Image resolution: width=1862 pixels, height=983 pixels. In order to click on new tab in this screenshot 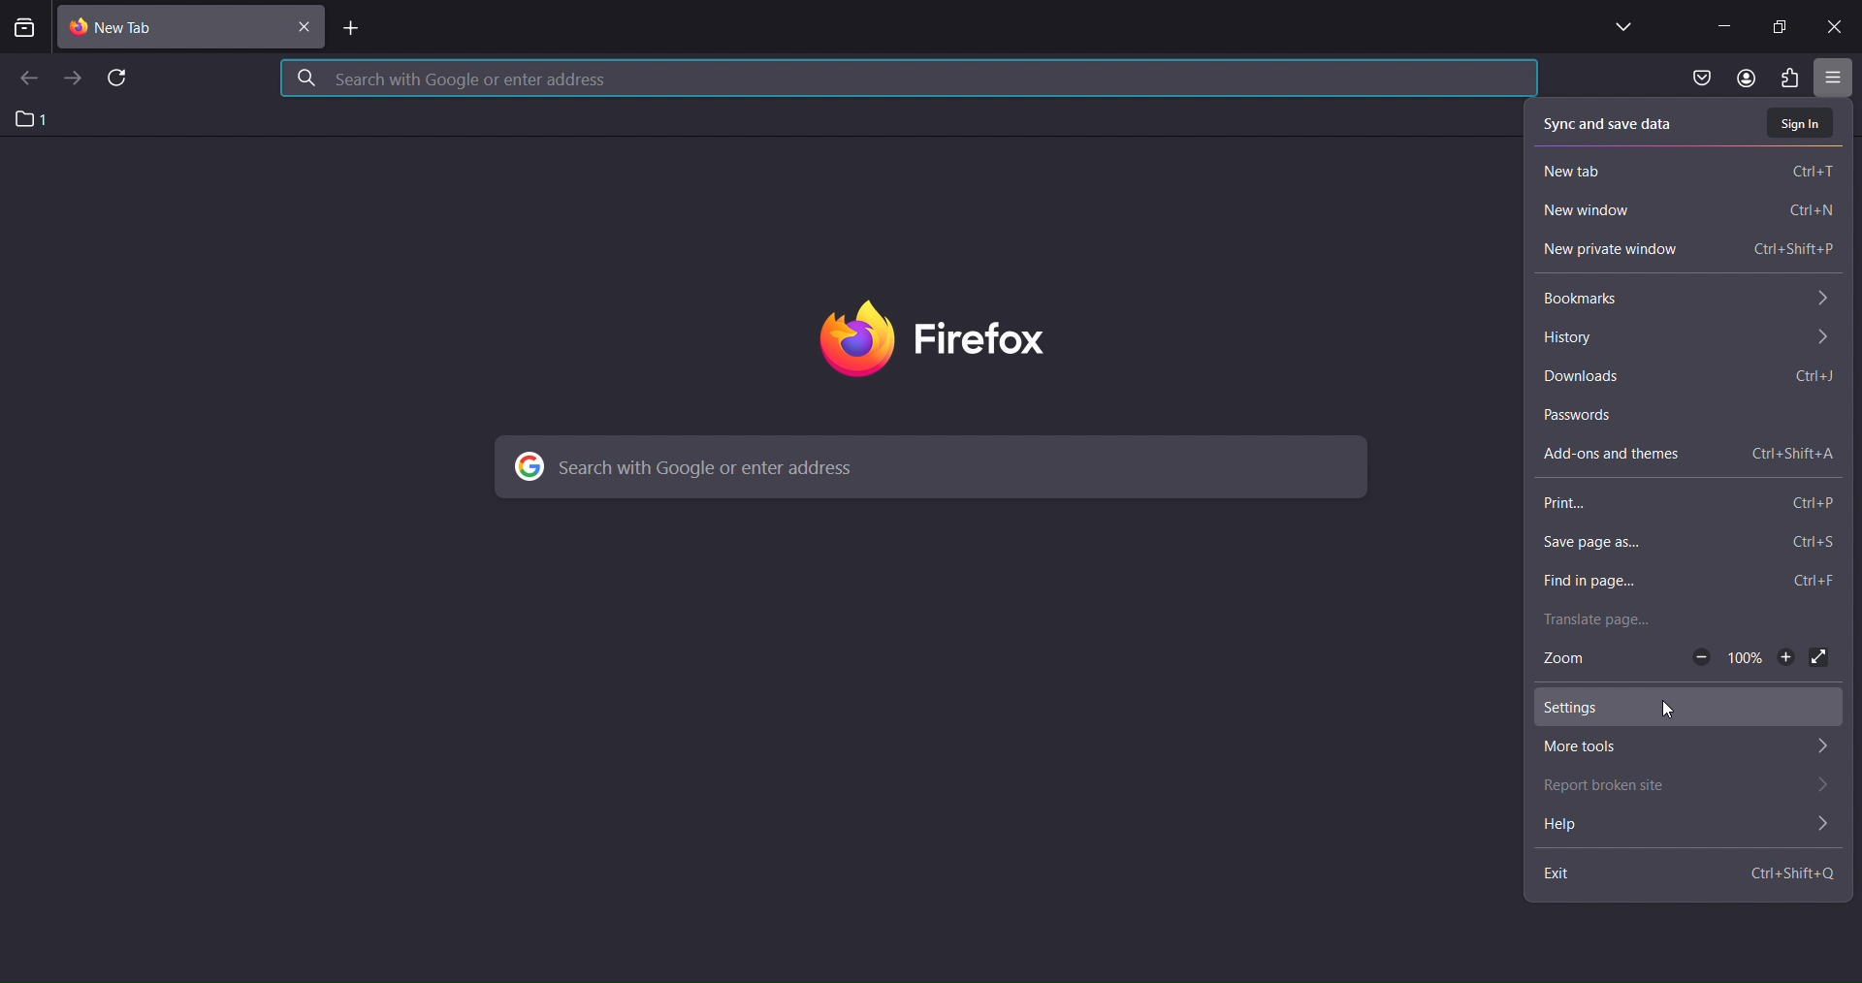, I will do `click(348, 31)`.